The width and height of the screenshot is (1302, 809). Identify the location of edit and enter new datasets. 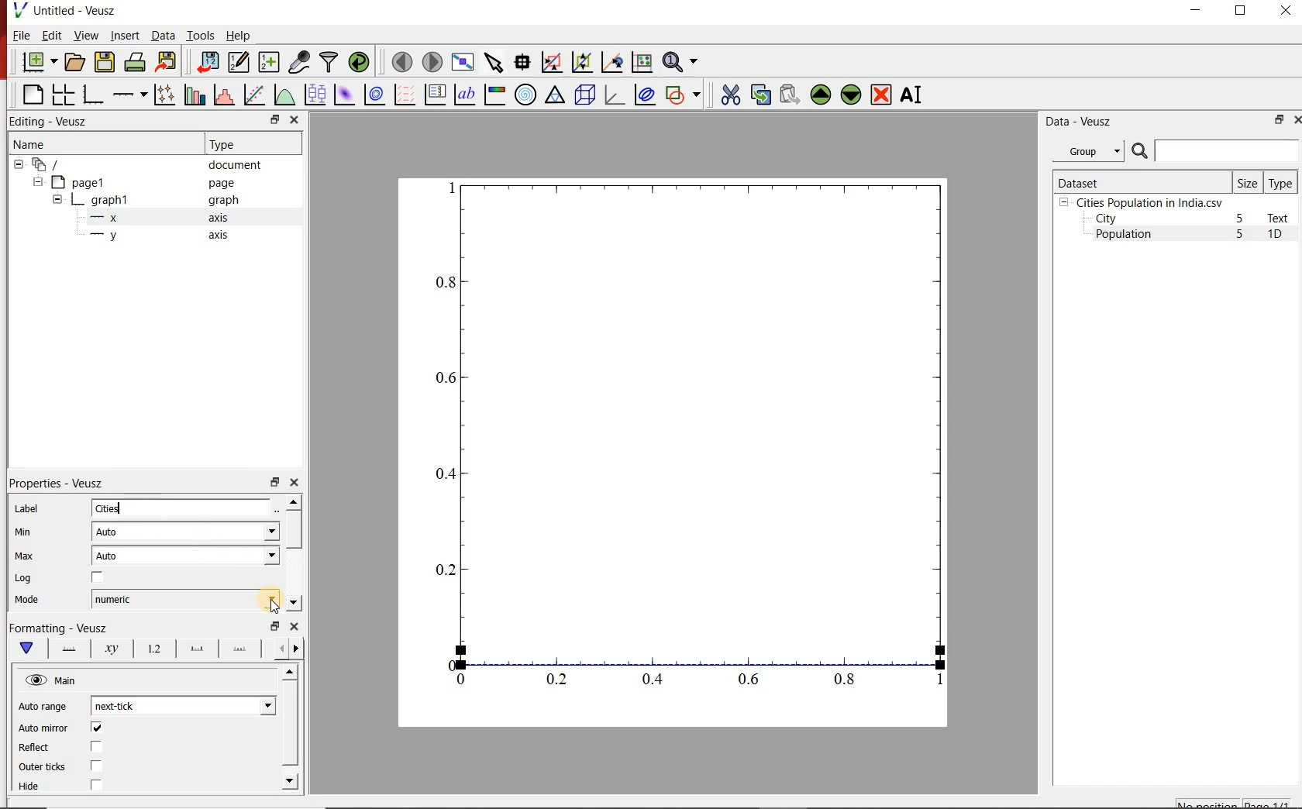
(237, 62).